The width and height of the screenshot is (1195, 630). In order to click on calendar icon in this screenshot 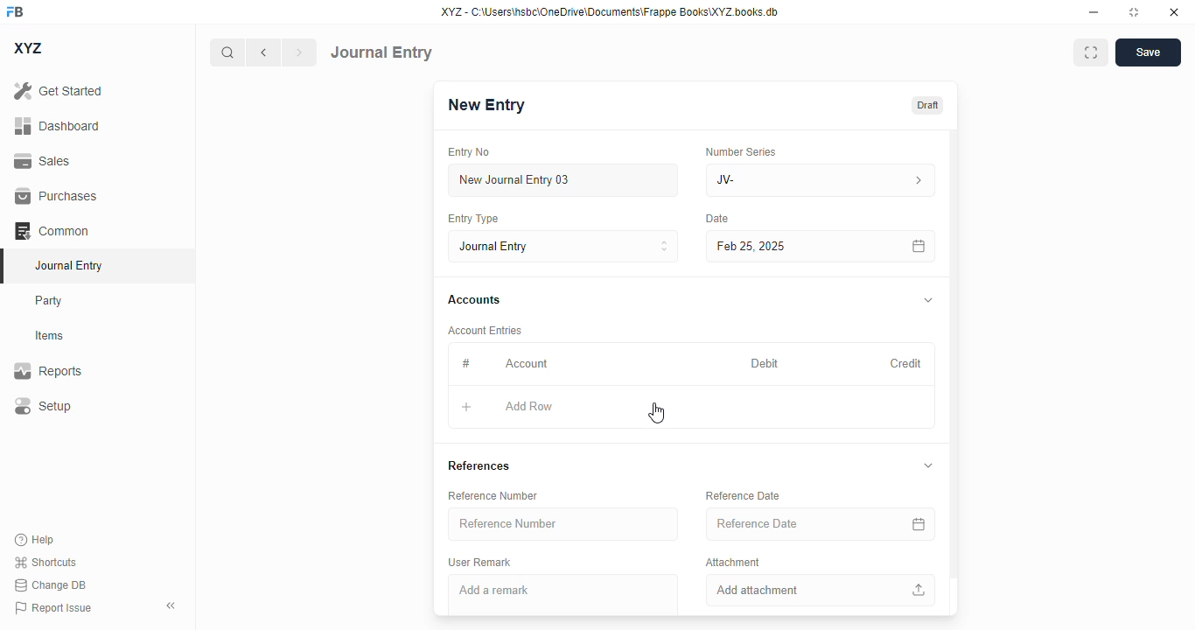, I will do `click(919, 524)`.